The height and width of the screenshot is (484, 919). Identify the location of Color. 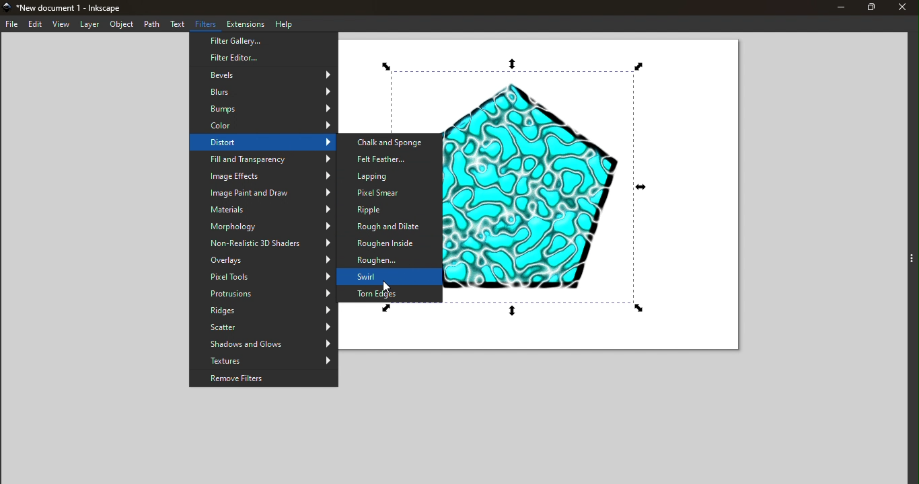
(262, 125).